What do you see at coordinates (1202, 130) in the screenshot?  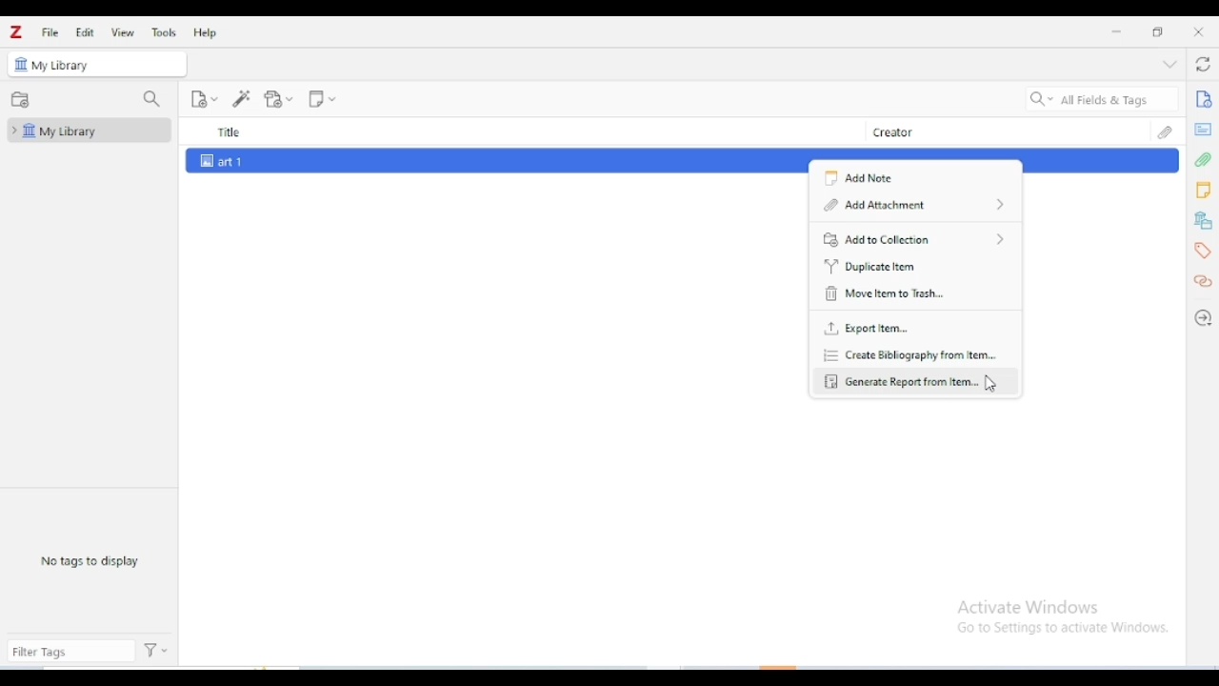 I see `abstract` at bounding box center [1202, 130].